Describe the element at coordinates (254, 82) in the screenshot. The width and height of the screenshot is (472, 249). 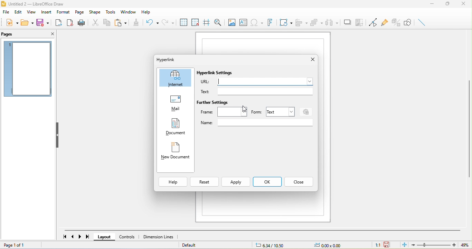
I see `url` at that location.